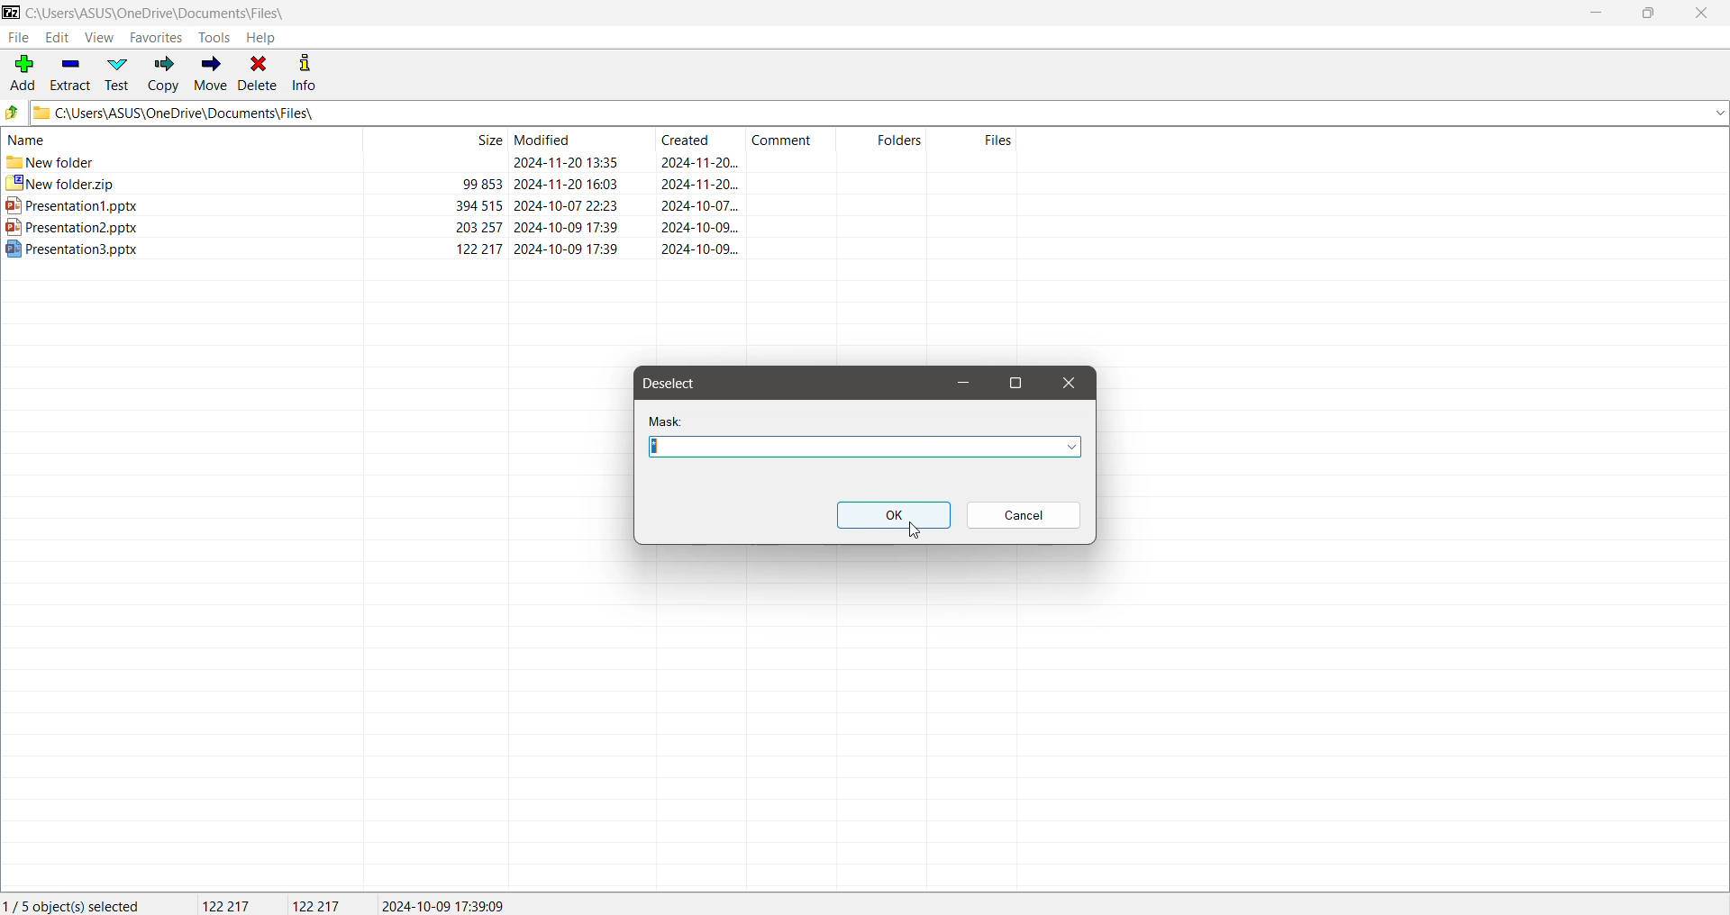 The width and height of the screenshot is (1730, 915). What do you see at coordinates (70, 73) in the screenshot?
I see `Extract` at bounding box center [70, 73].